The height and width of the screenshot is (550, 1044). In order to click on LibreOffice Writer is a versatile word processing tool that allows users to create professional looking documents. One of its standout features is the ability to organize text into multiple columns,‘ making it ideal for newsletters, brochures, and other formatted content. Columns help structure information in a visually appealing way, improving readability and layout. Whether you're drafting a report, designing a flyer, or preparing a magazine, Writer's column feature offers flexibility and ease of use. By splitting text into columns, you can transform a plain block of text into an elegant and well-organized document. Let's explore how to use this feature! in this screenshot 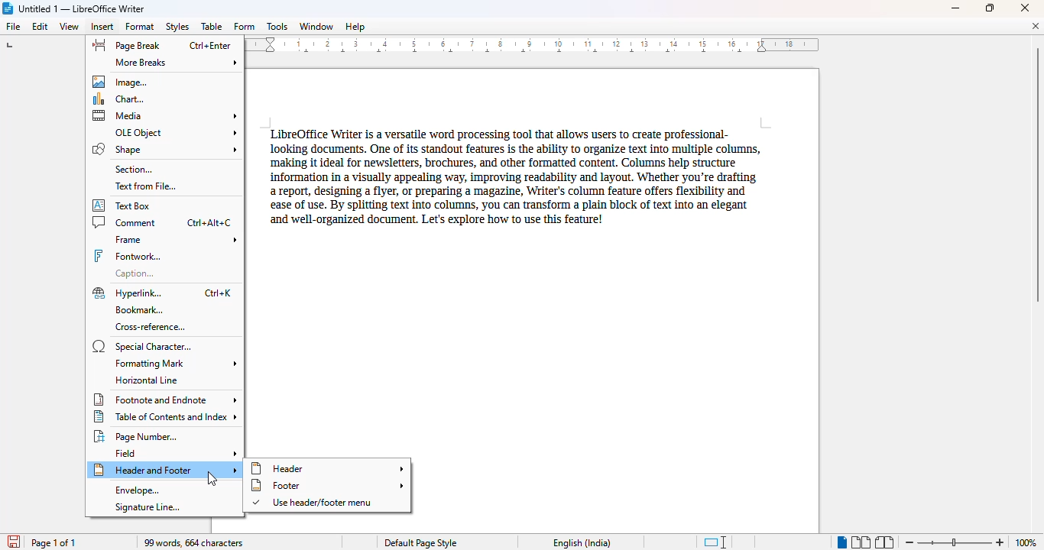, I will do `click(511, 176)`.